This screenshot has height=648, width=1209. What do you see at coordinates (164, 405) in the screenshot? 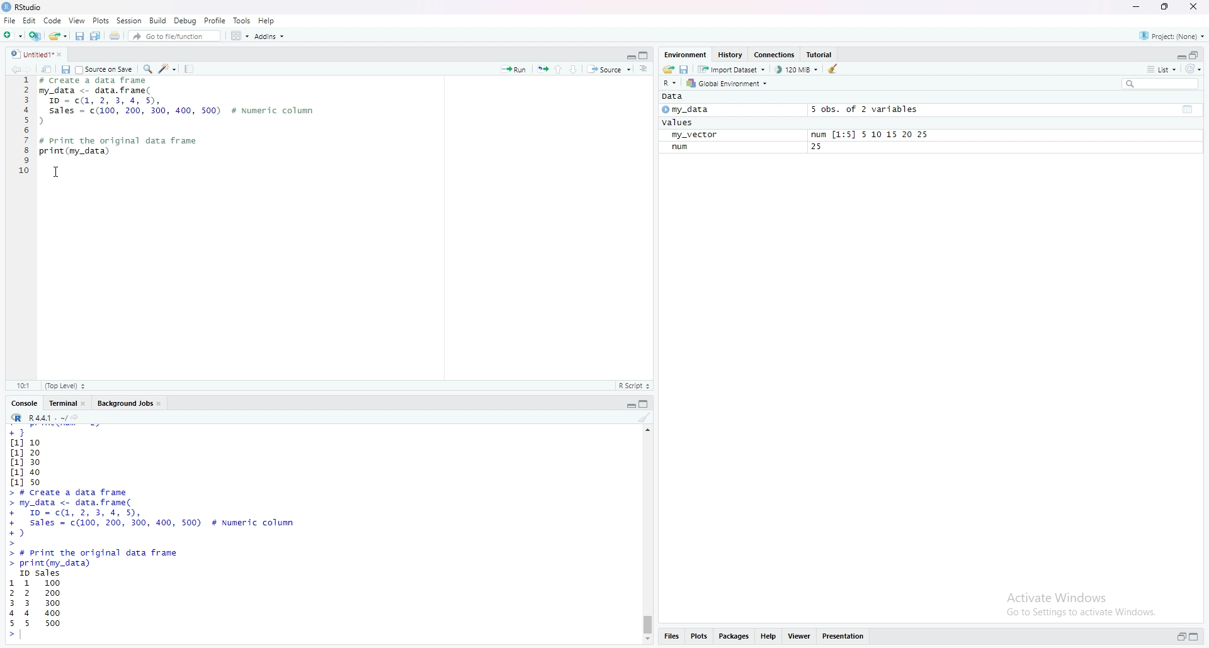
I see `close` at bounding box center [164, 405].